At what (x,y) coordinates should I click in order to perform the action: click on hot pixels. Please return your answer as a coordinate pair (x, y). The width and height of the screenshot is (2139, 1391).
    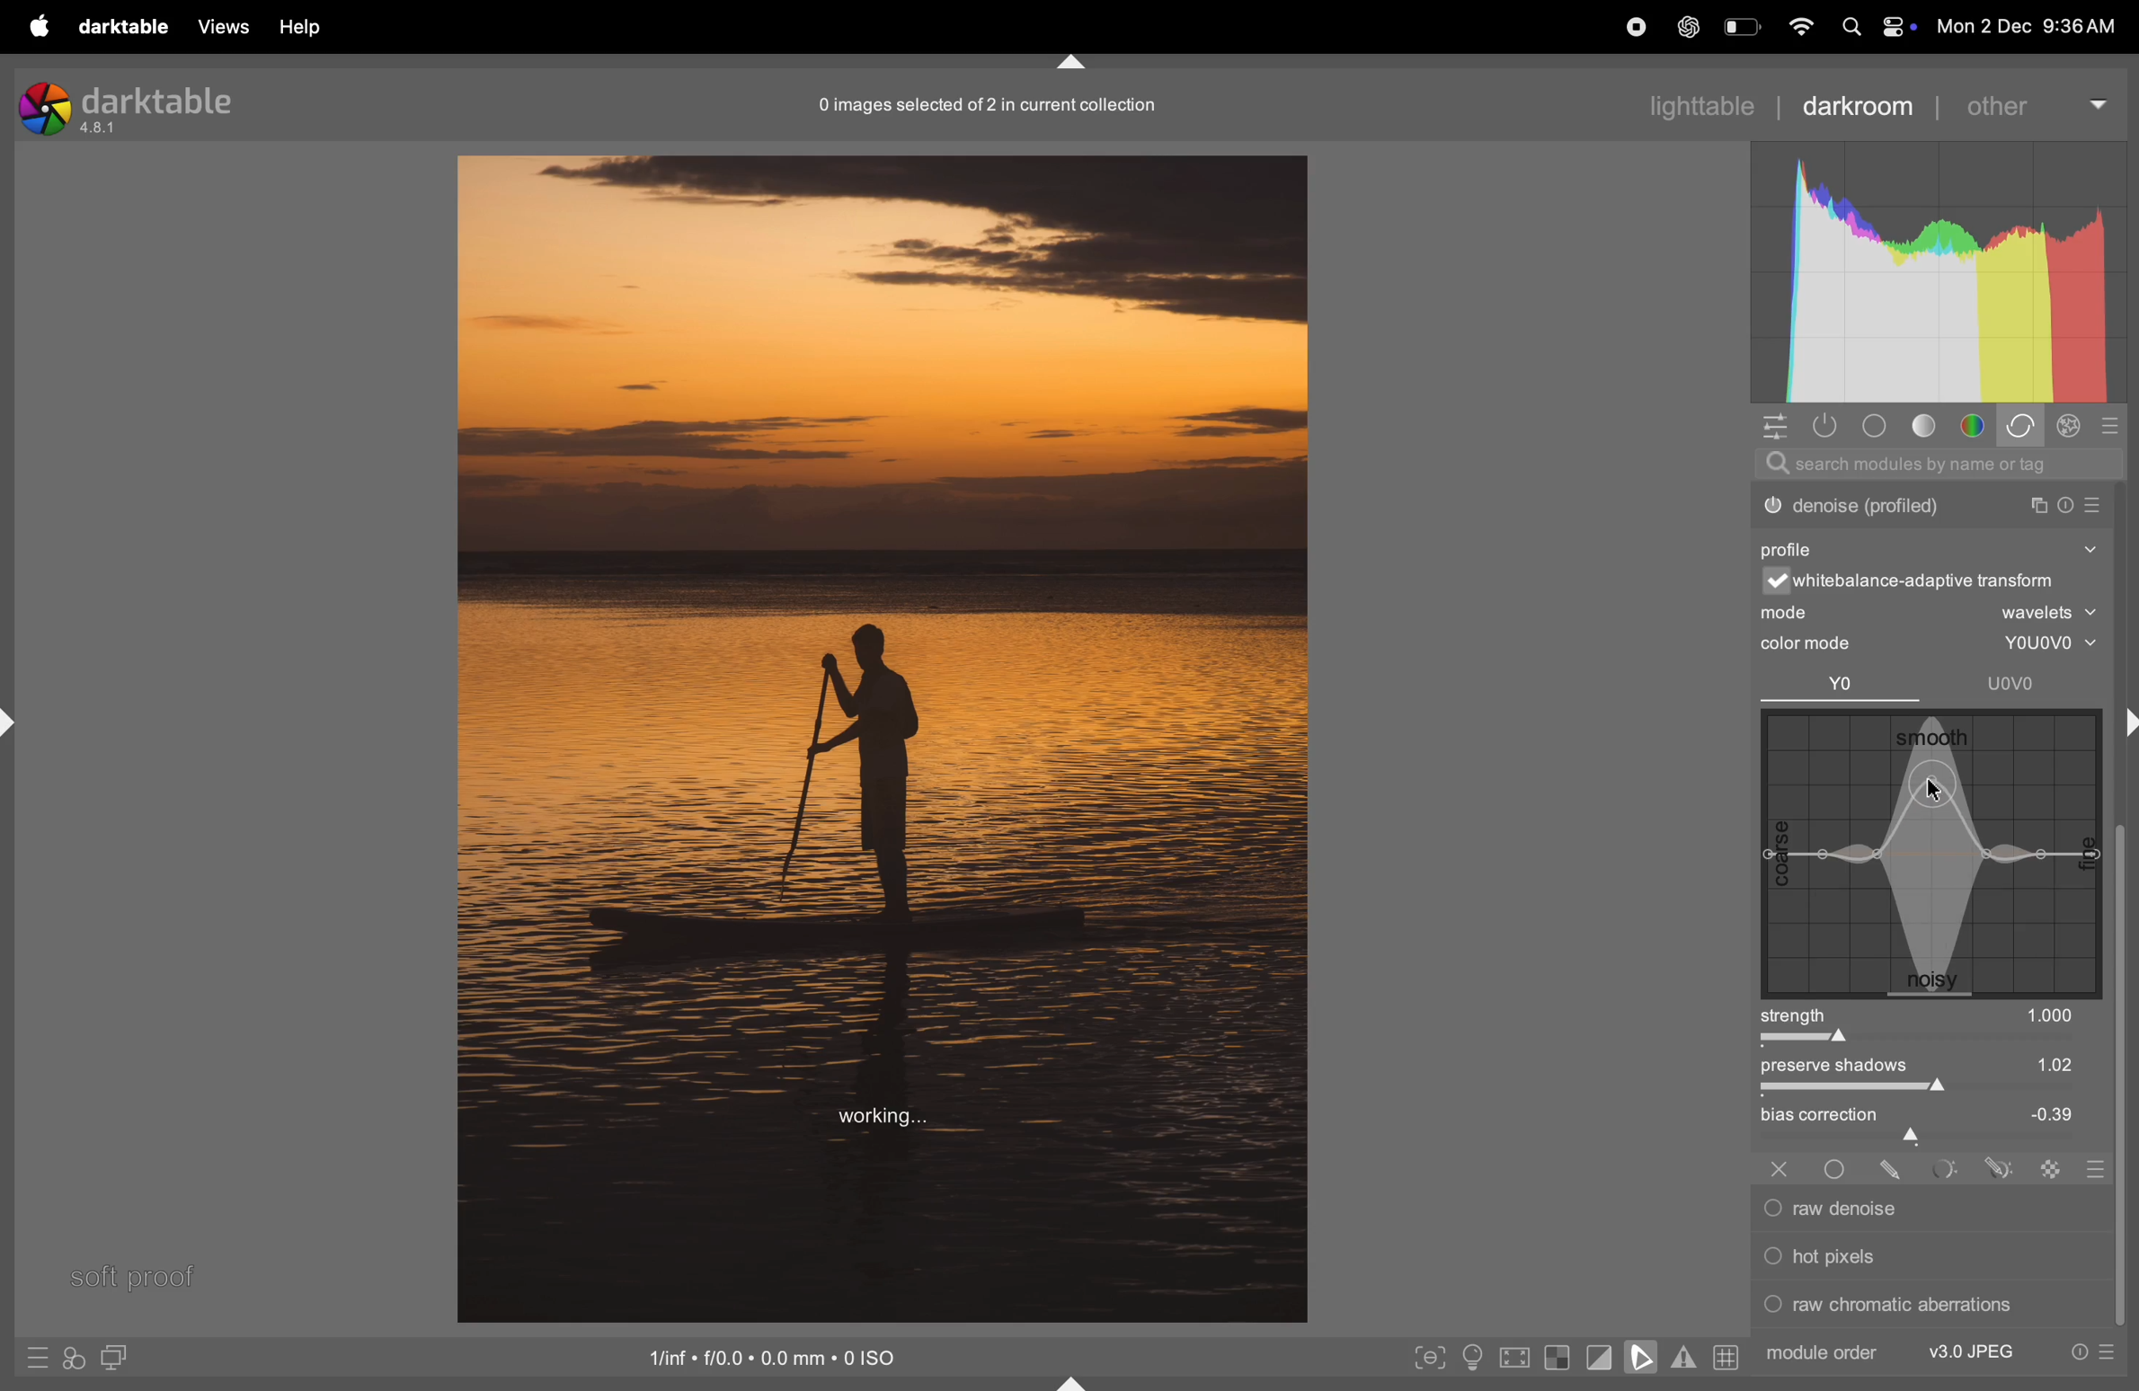
    Looking at the image, I should click on (1925, 1254).